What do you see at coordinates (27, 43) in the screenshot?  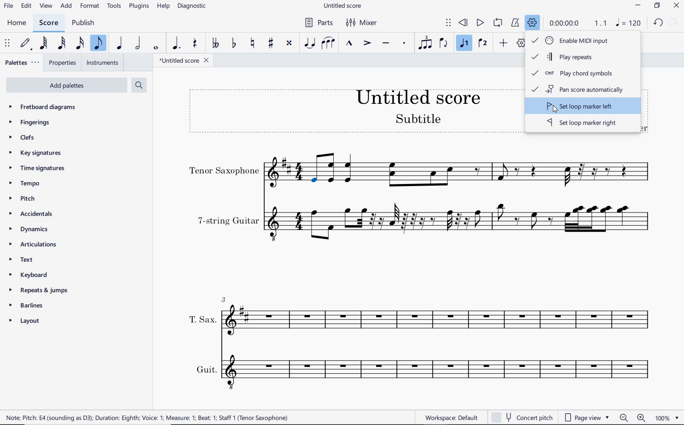 I see `DEFAULT (STEP TIME)` at bounding box center [27, 43].